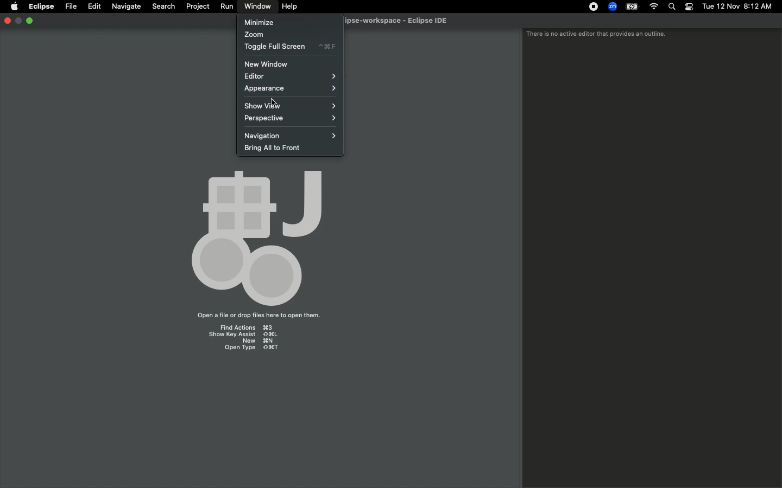  Describe the element at coordinates (737, 6) in the screenshot. I see `Date/time` at that location.